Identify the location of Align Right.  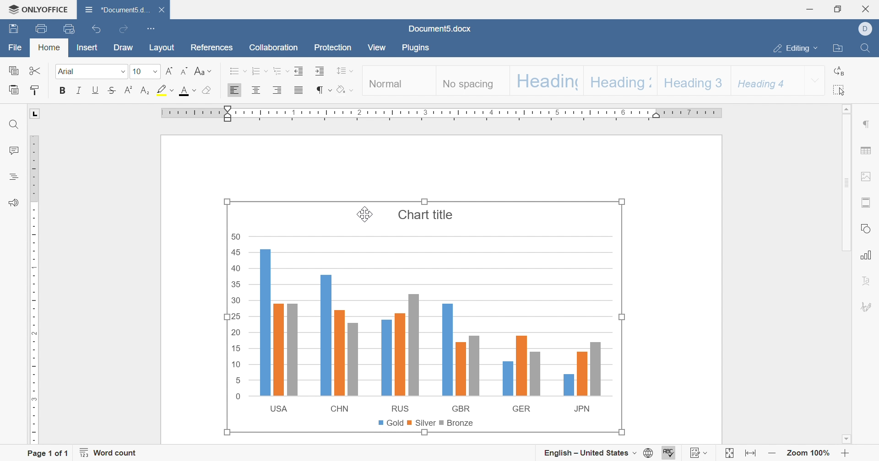
(277, 90).